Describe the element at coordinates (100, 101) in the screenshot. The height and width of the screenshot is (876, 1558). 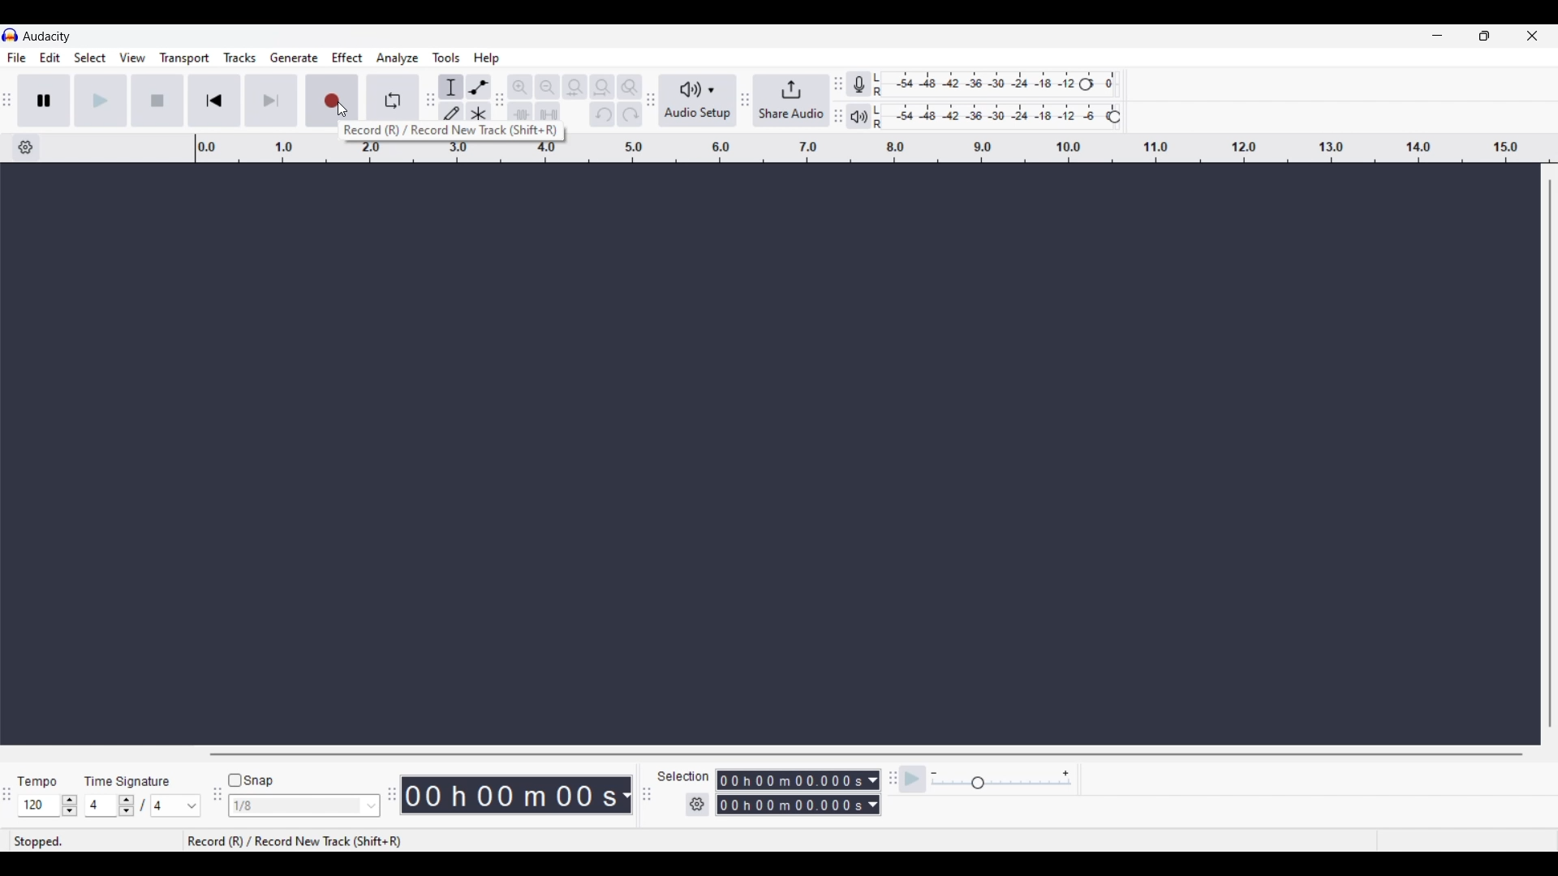
I see `Play/Play once` at that location.